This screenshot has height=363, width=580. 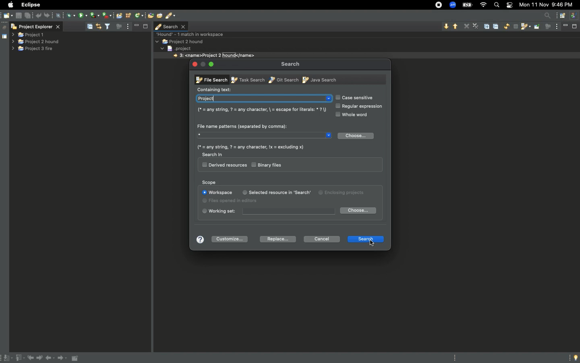 I want to click on restore, so click(x=4, y=25).